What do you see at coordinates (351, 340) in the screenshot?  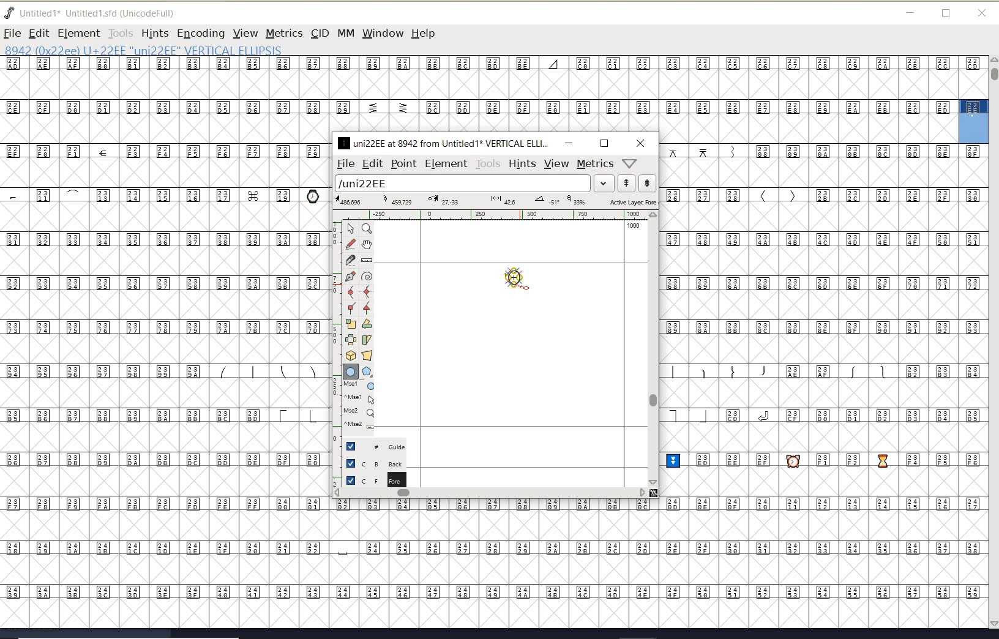 I see `flip the selection` at bounding box center [351, 340].